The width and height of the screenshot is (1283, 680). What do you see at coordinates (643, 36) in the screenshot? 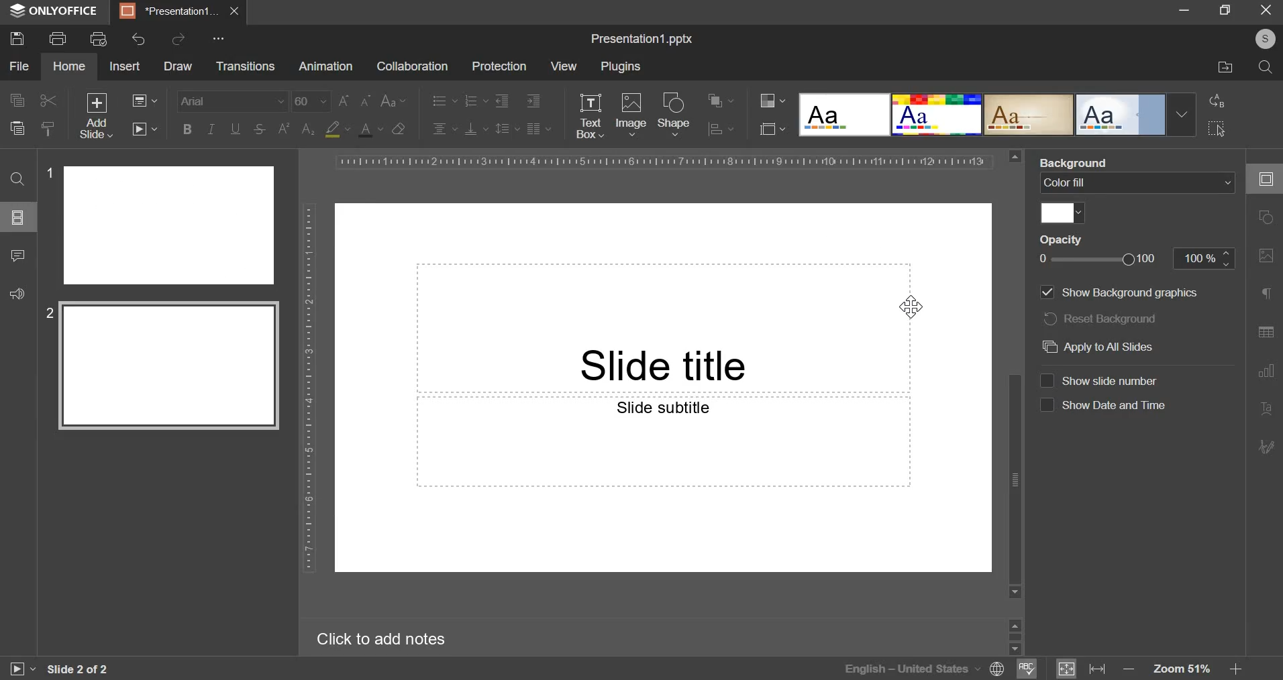
I see `presentation1.pptx` at bounding box center [643, 36].